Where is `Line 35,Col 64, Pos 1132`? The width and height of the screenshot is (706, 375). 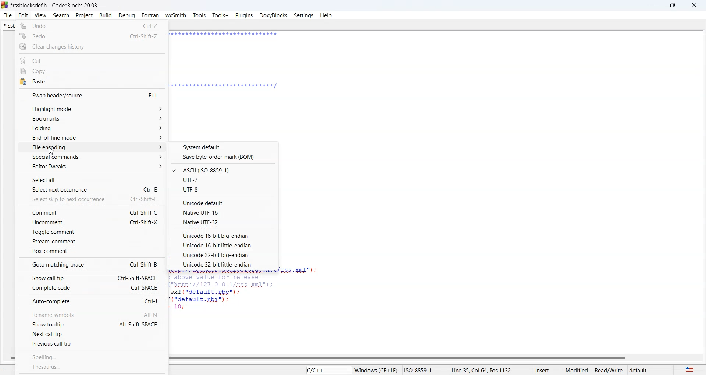
Line 35,Col 64, Pos 1132 is located at coordinates (492, 369).